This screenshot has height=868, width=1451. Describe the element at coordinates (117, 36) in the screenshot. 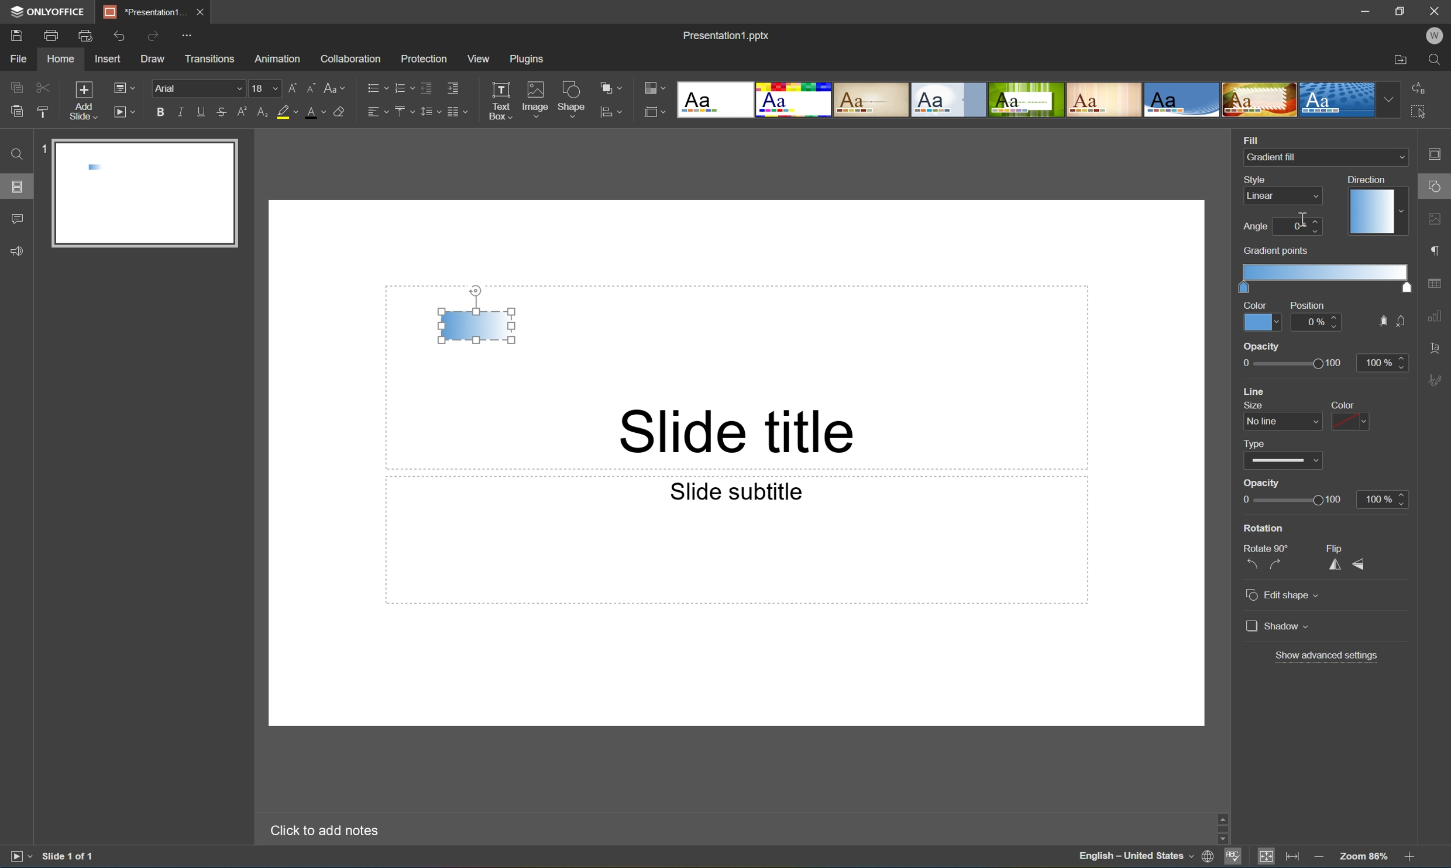

I see `Undo` at that location.